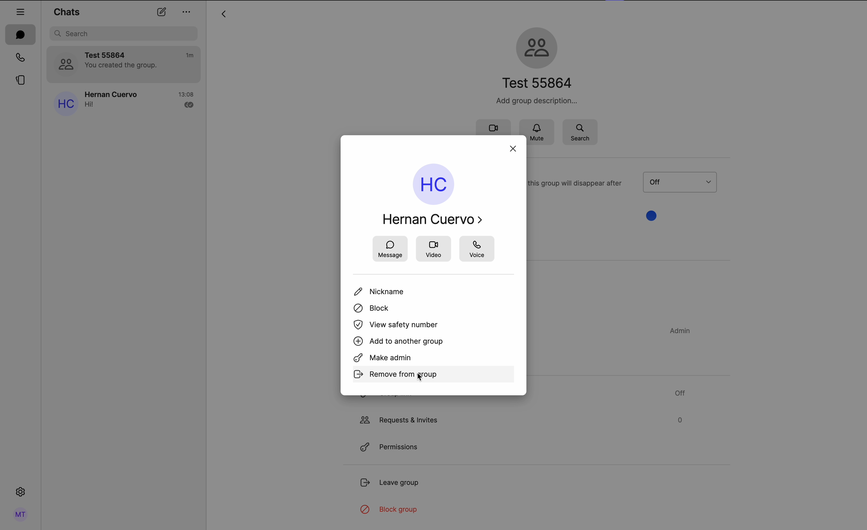  What do you see at coordinates (422, 380) in the screenshot?
I see `cursor` at bounding box center [422, 380].